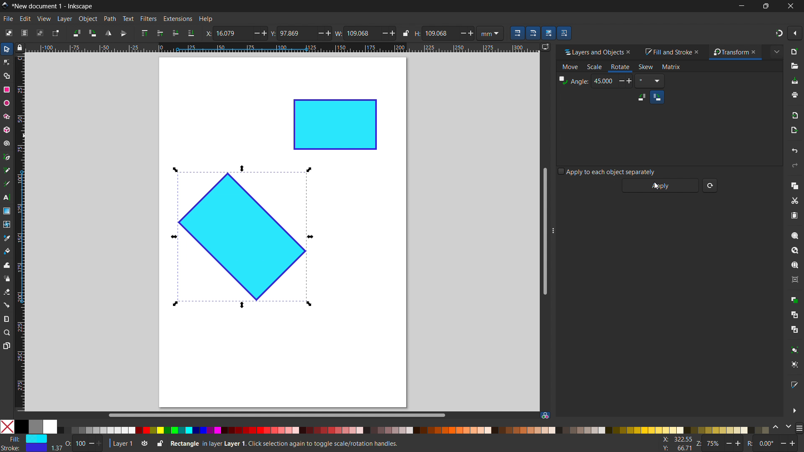 Image resolution: width=804 pixels, height=452 pixels. What do you see at coordinates (517, 33) in the screenshot?
I see `when scaling objects, scale the stroke width by same proportion` at bounding box center [517, 33].